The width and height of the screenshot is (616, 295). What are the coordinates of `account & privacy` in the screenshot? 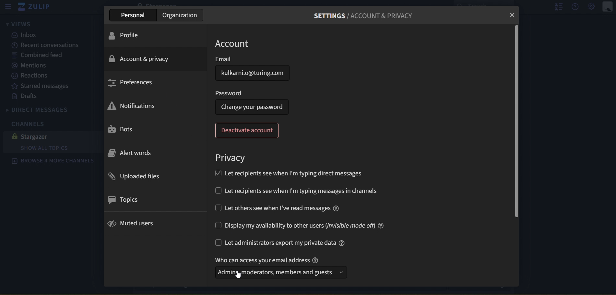 It's located at (140, 59).